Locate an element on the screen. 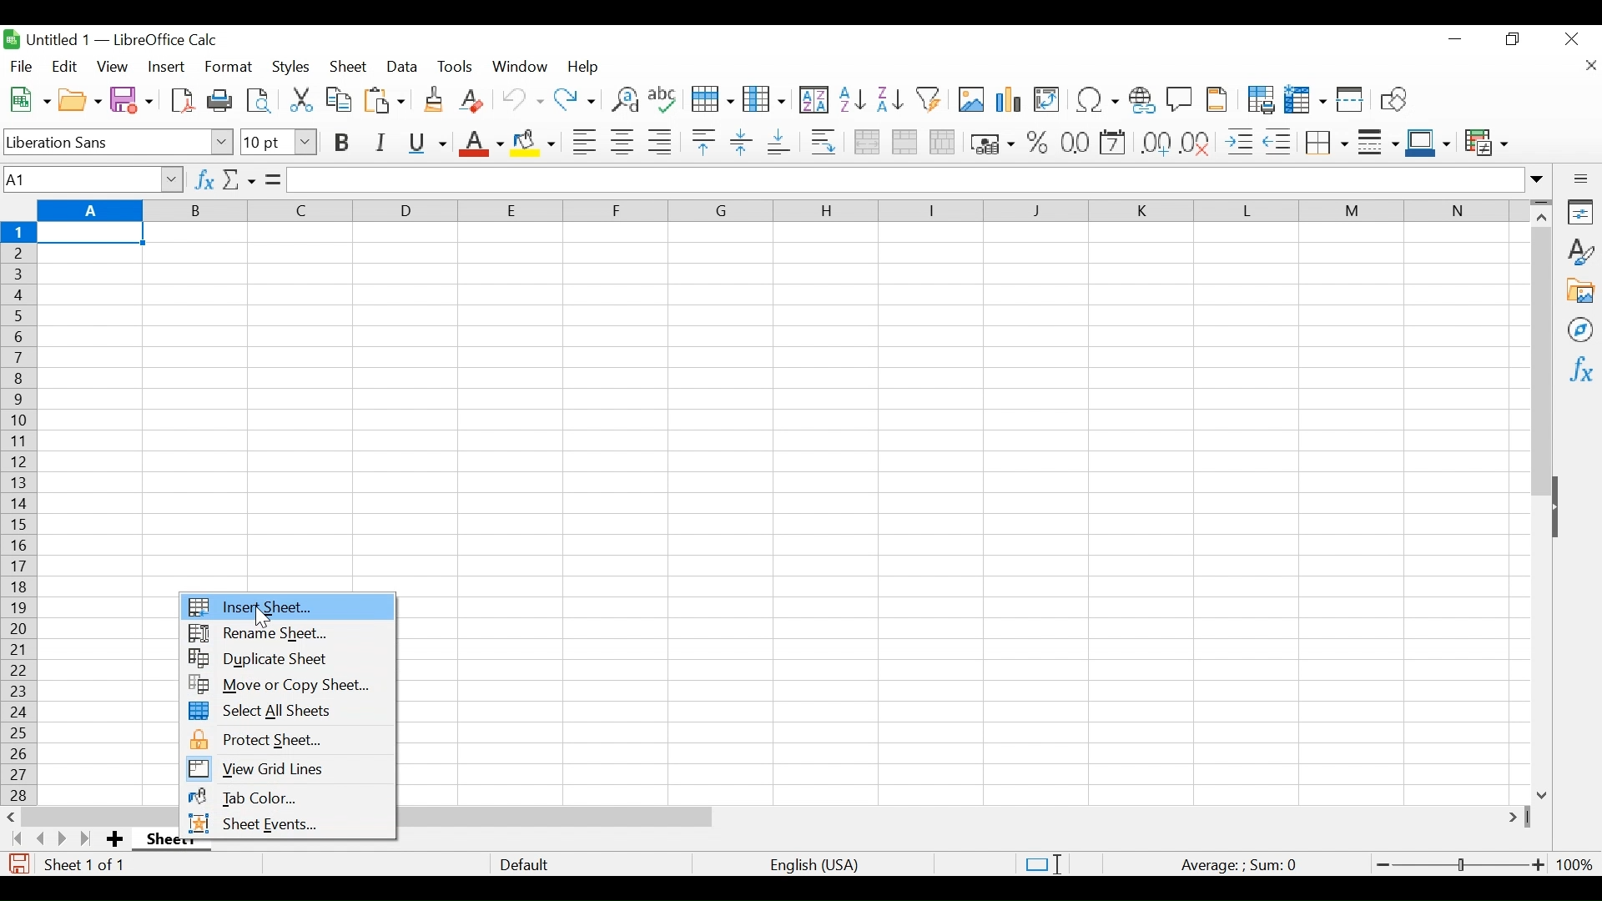  Bold is located at coordinates (341, 142).